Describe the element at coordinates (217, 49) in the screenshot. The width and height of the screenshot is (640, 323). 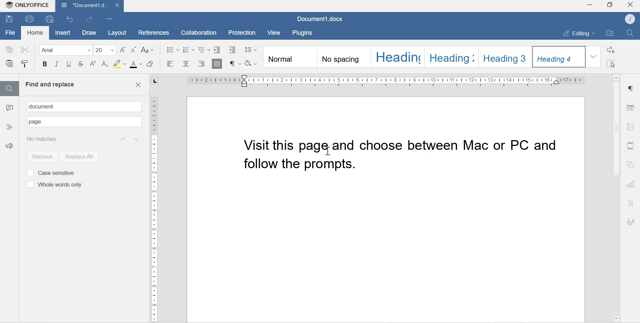
I see `Decrease indent` at that location.